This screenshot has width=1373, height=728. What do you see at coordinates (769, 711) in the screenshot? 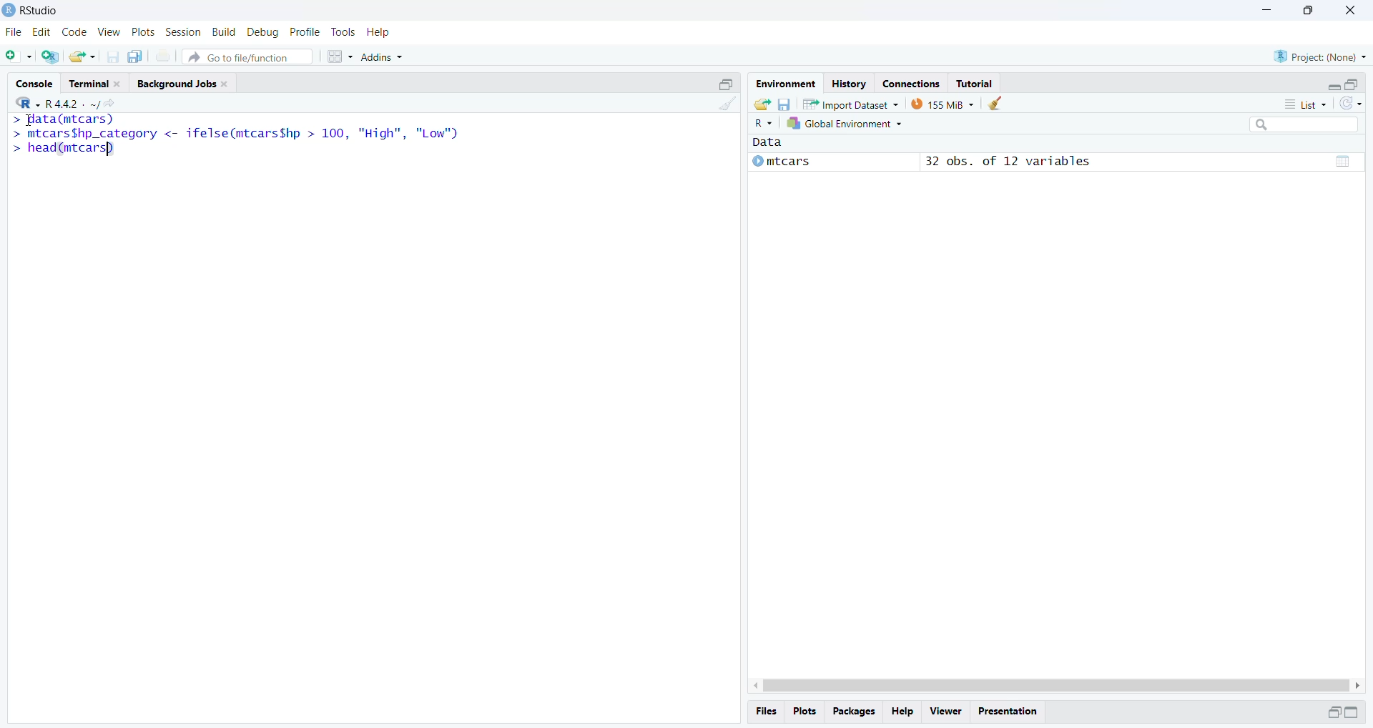
I see `Files` at bounding box center [769, 711].